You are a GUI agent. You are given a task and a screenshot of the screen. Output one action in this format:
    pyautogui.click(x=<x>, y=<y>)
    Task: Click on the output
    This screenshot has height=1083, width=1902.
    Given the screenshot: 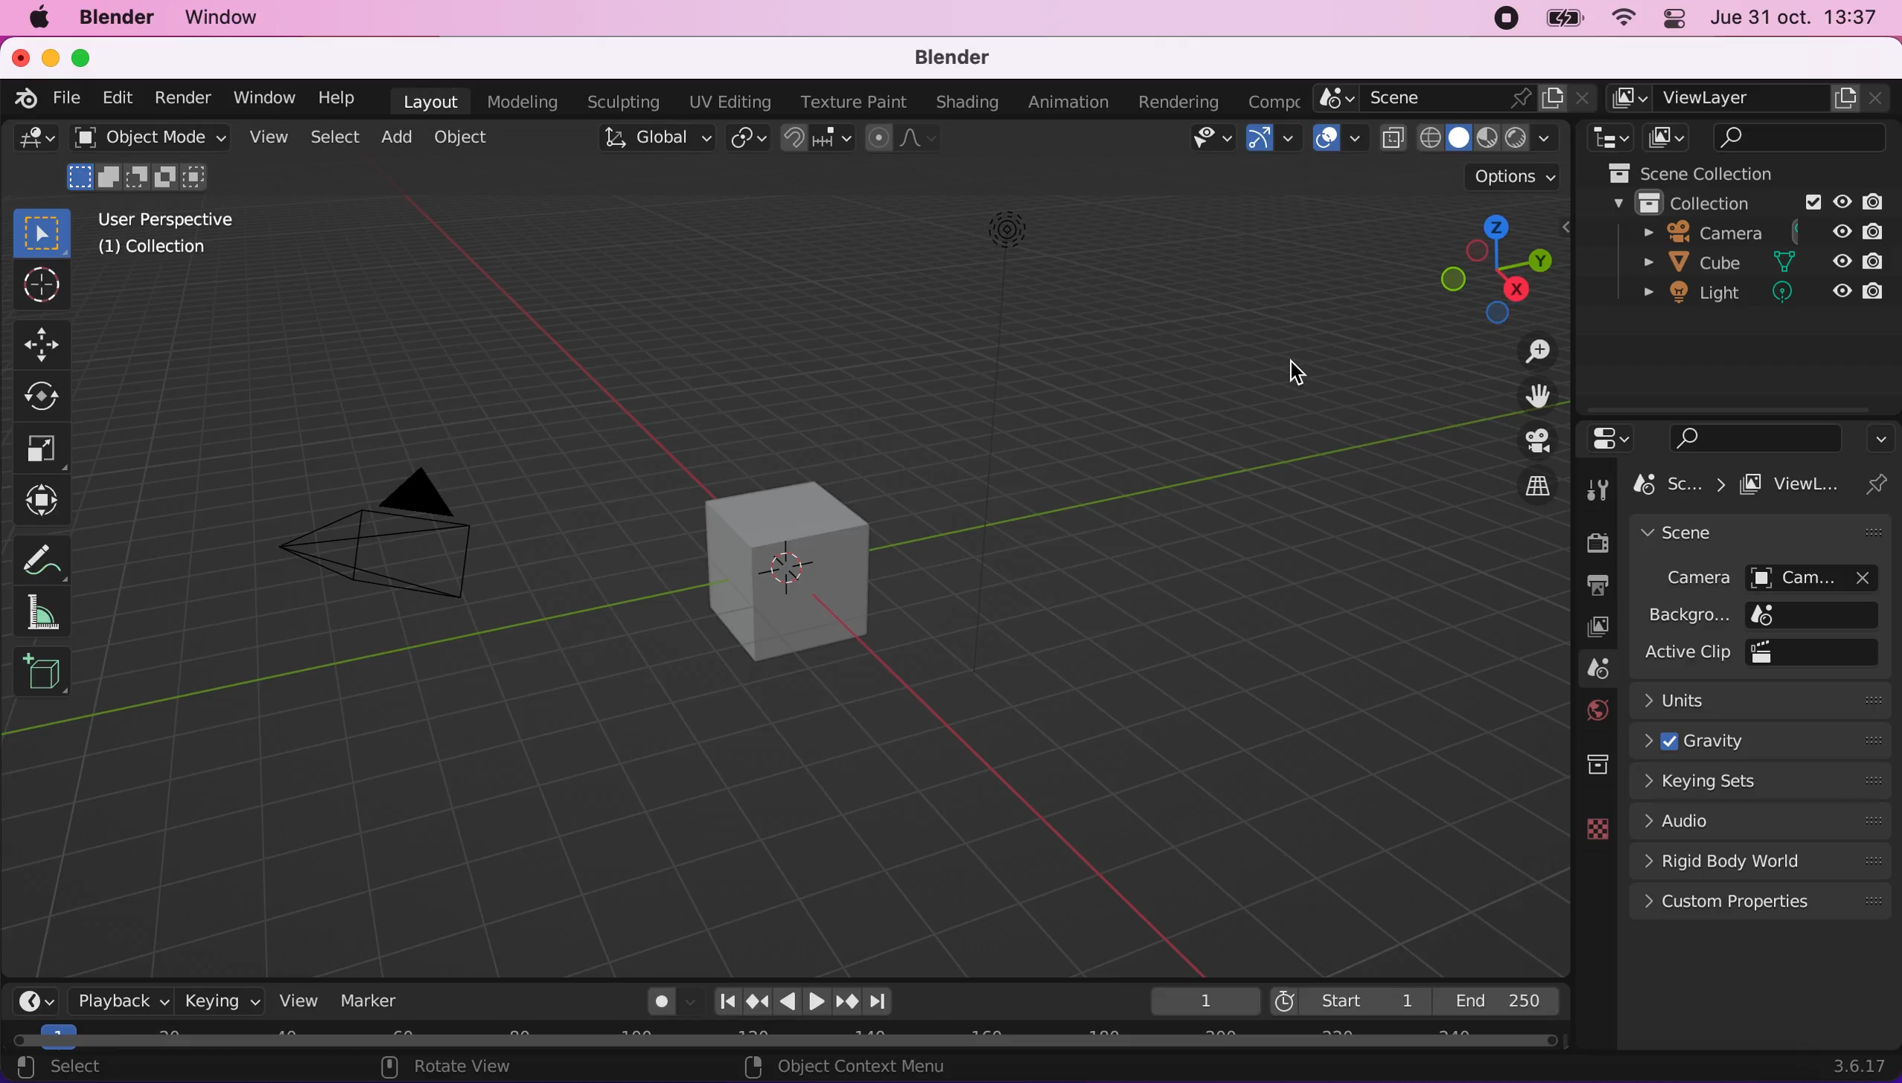 What is the action you would take?
    pyautogui.click(x=1588, y=585)
    